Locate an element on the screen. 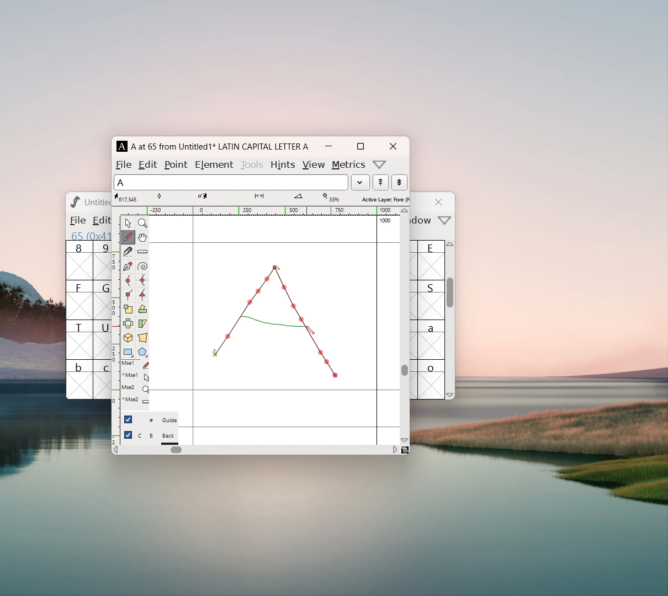 Image resolution: width=668 pixels, height=596 pixels. ^Mse2 is located at coordinates (136, 376).